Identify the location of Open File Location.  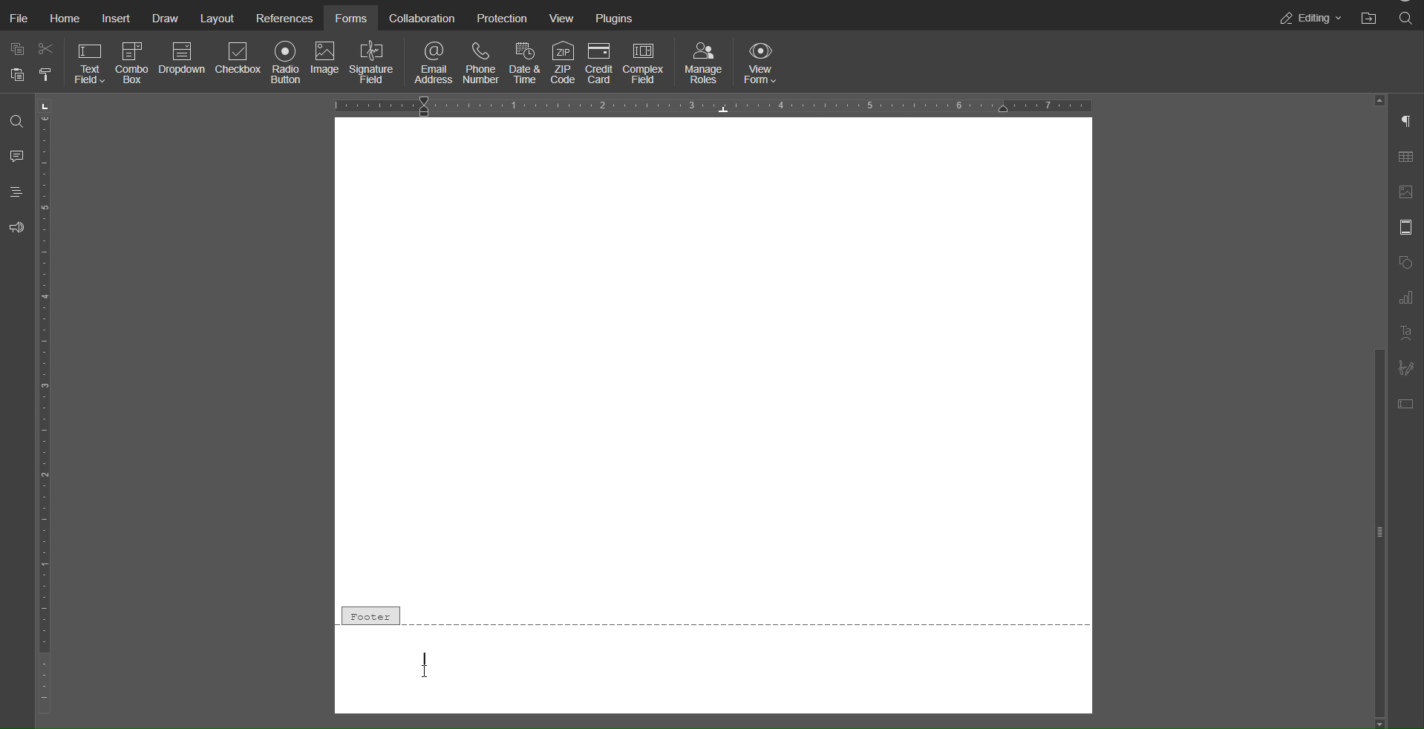
(1369, 19).